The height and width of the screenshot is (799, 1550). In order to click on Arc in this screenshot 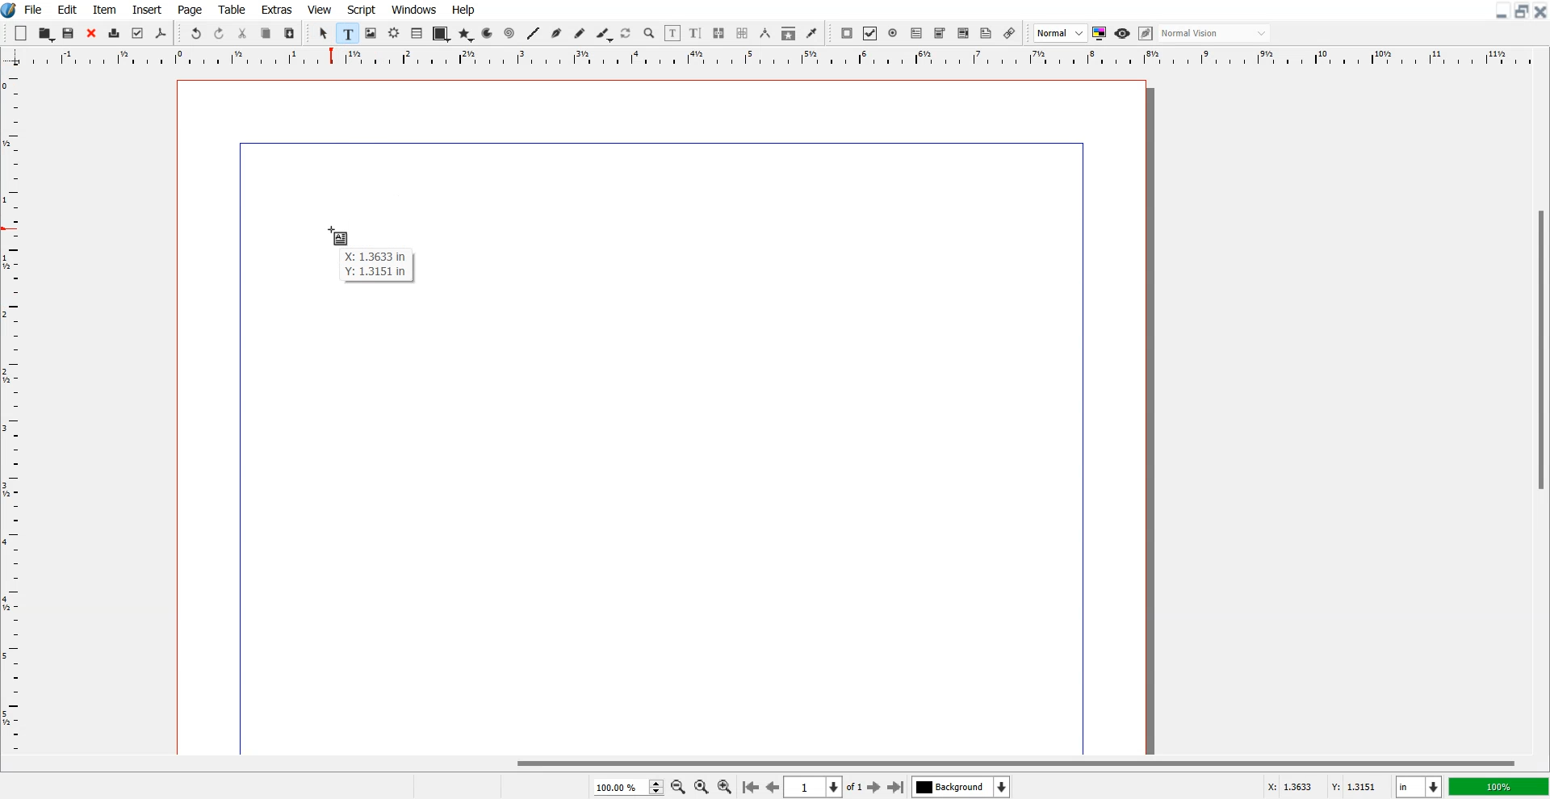, I will do `click(488, 33)`.